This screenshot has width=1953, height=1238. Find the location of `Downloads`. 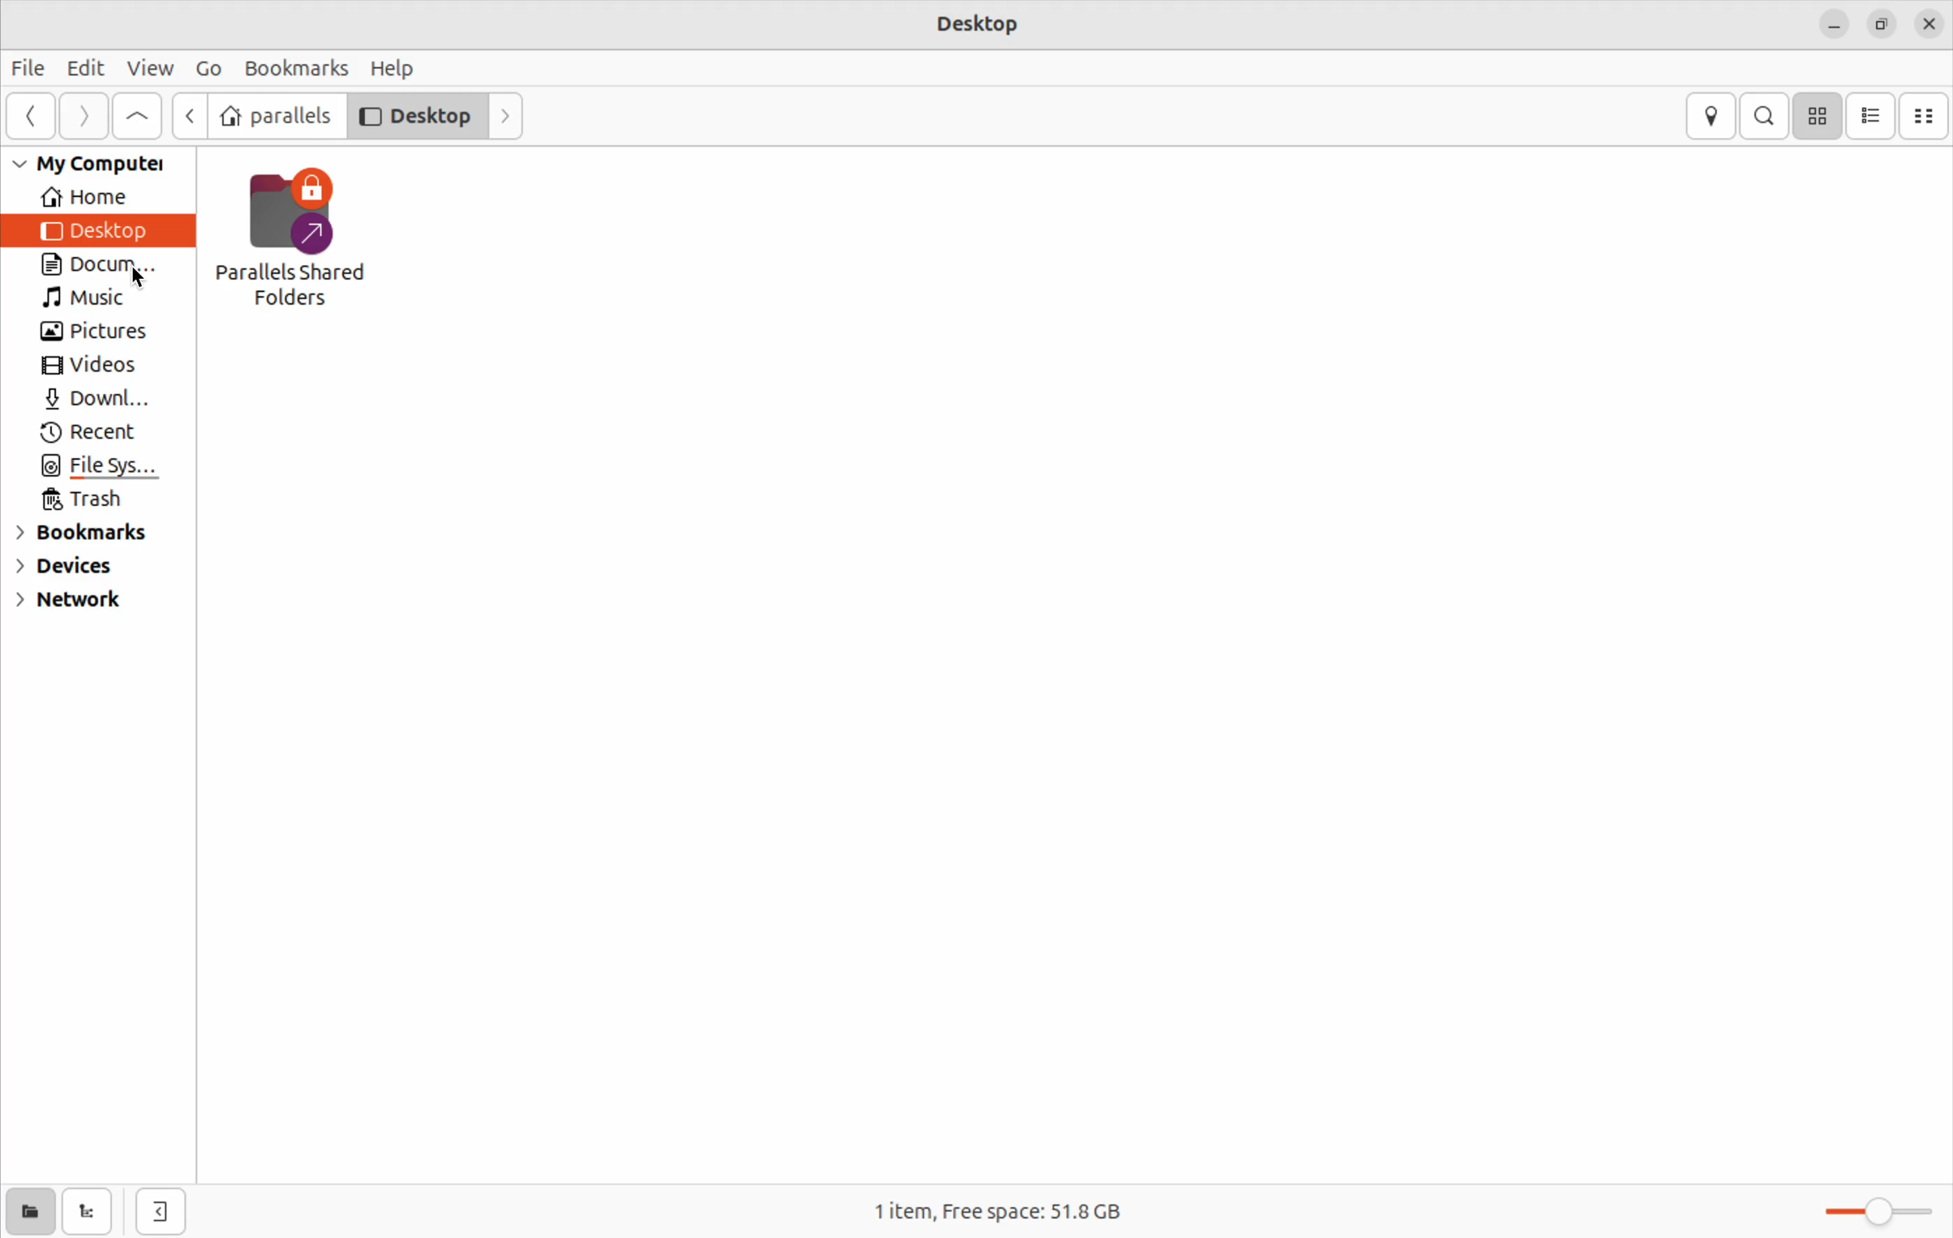

Downloads is located at coordinates (101, 402).